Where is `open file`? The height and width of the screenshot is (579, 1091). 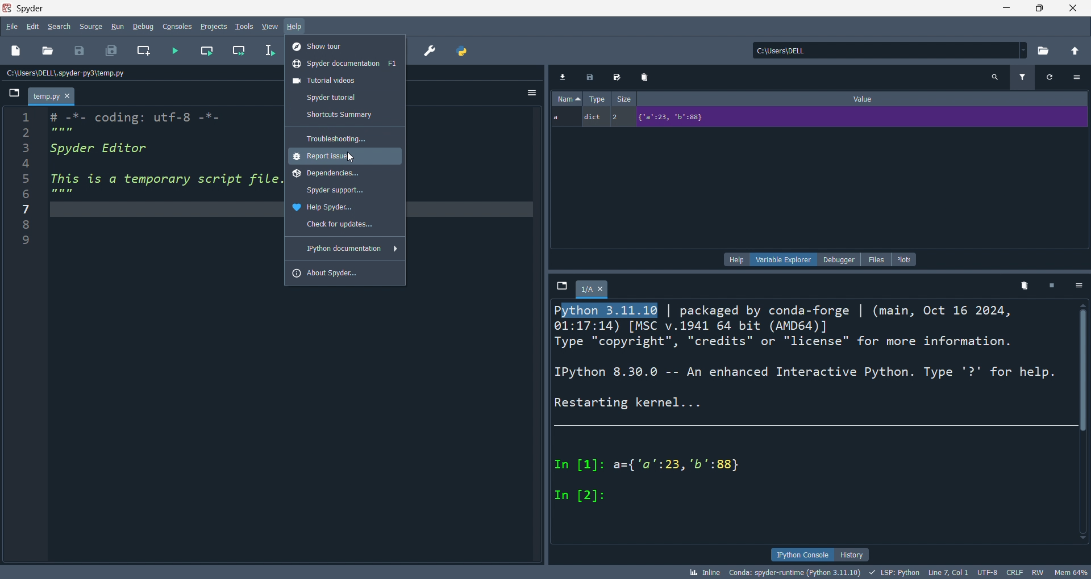
open file is located at coordinates (49, 53).